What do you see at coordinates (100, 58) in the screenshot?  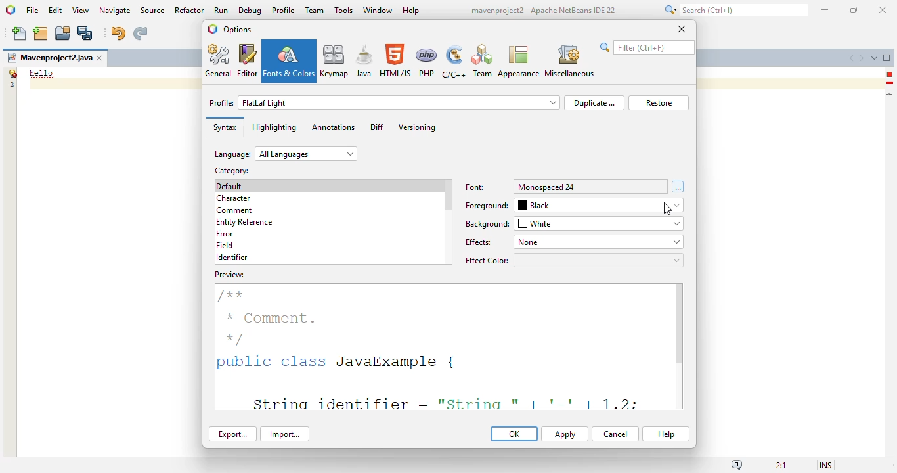 I see `close window` at bounding box center [100, 58].